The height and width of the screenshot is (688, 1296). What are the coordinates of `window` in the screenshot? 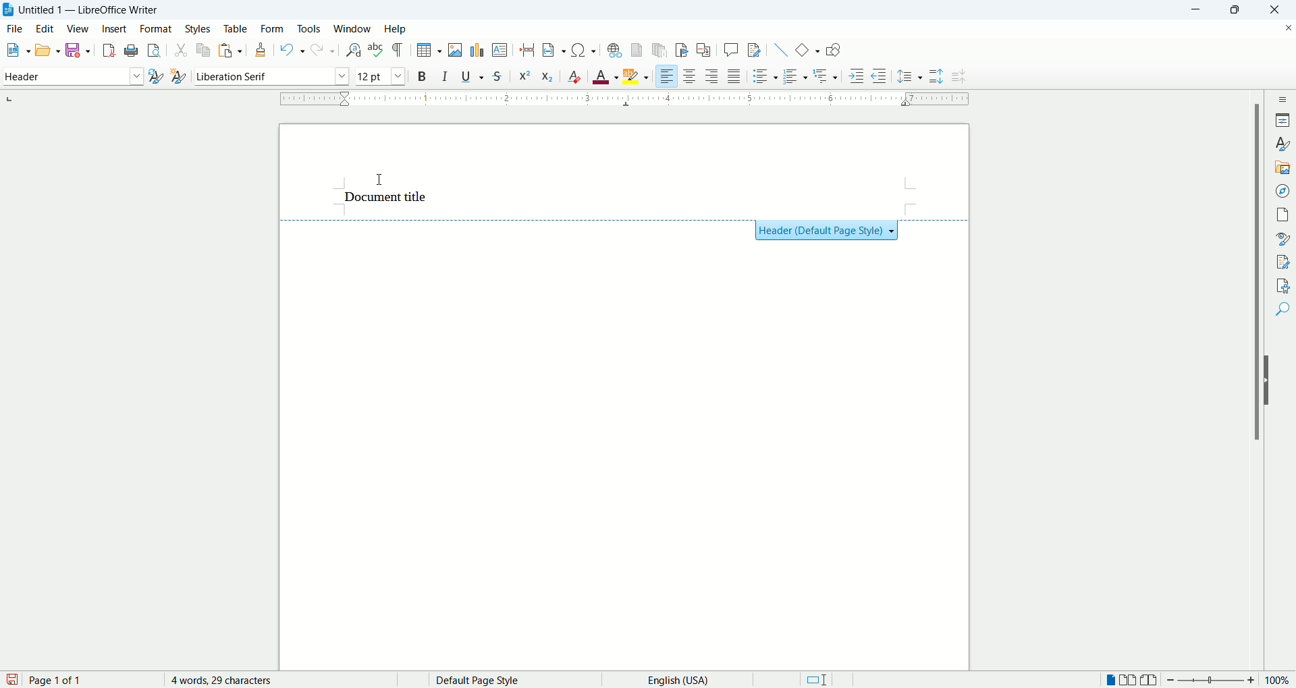 It's located at (353, 29).